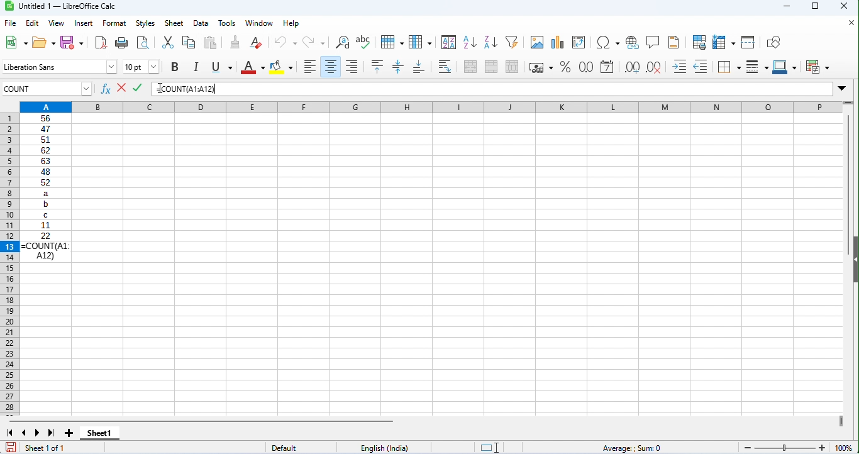 This screenshot has height=454, width=859. Describe the element at coordinates (469, 43) in the screenshot. I see `sort ascending` at that location.